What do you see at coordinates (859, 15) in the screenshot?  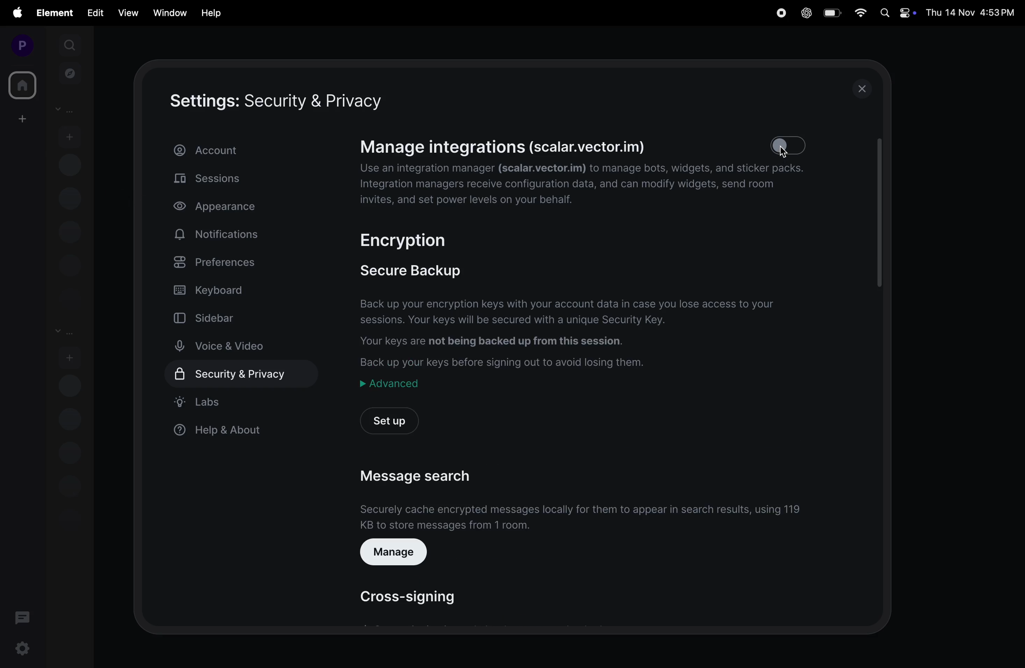 I see `wifi` at bounding box center [859, 15].